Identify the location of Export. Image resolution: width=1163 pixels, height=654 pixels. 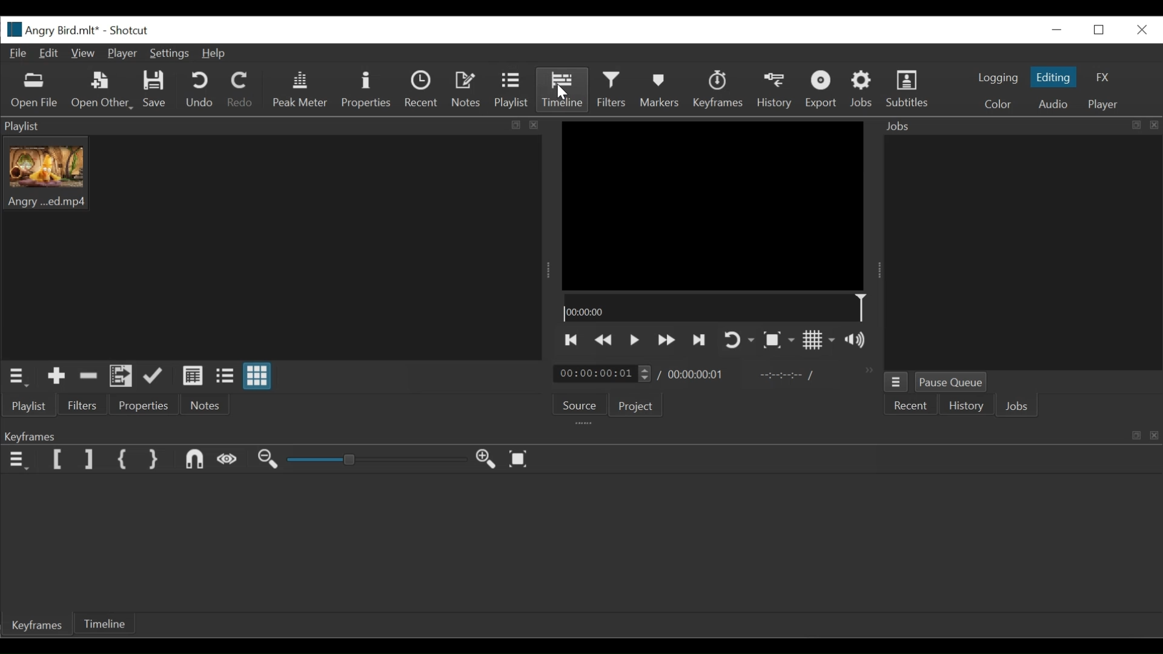
(822, 91).